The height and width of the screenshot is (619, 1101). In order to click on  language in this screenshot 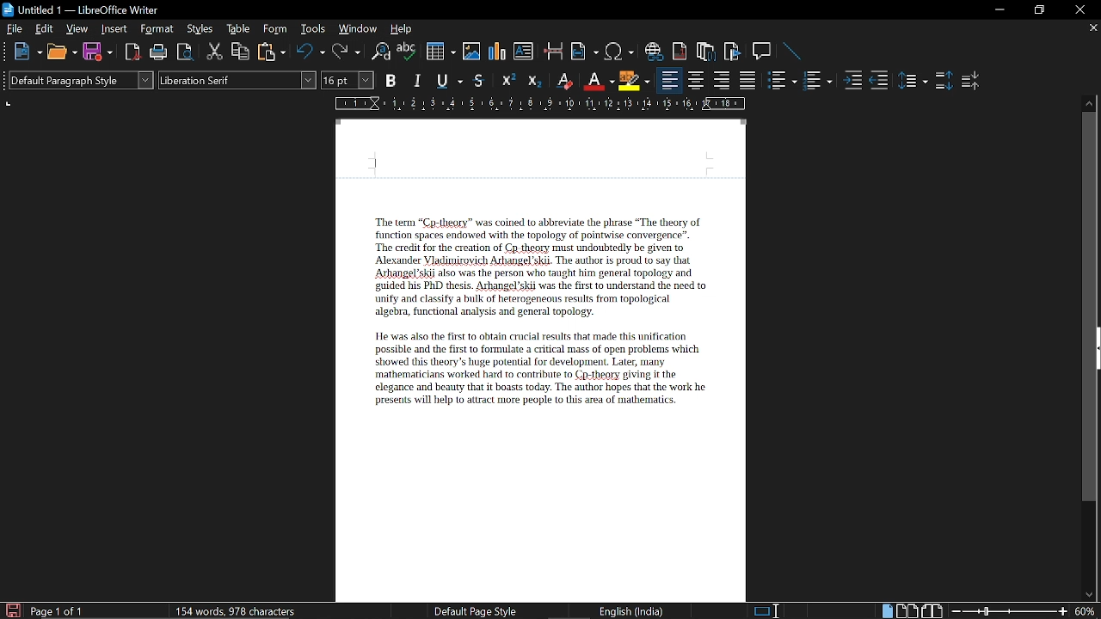, I will do `click(633, 611)`.